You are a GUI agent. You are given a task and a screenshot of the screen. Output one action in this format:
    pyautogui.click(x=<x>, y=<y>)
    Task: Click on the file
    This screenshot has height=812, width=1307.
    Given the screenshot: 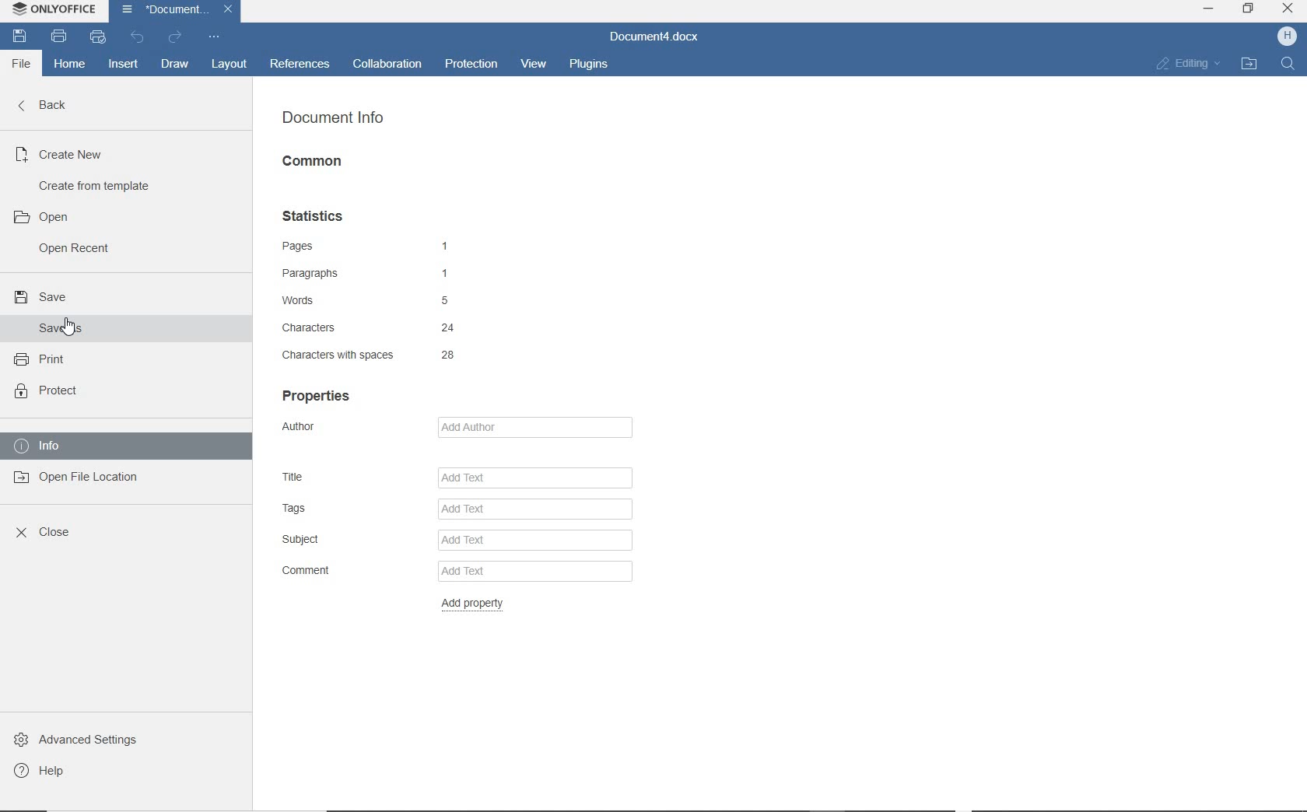 What is the action you would take?
    pyautogui.click(x=17, y=65)
    